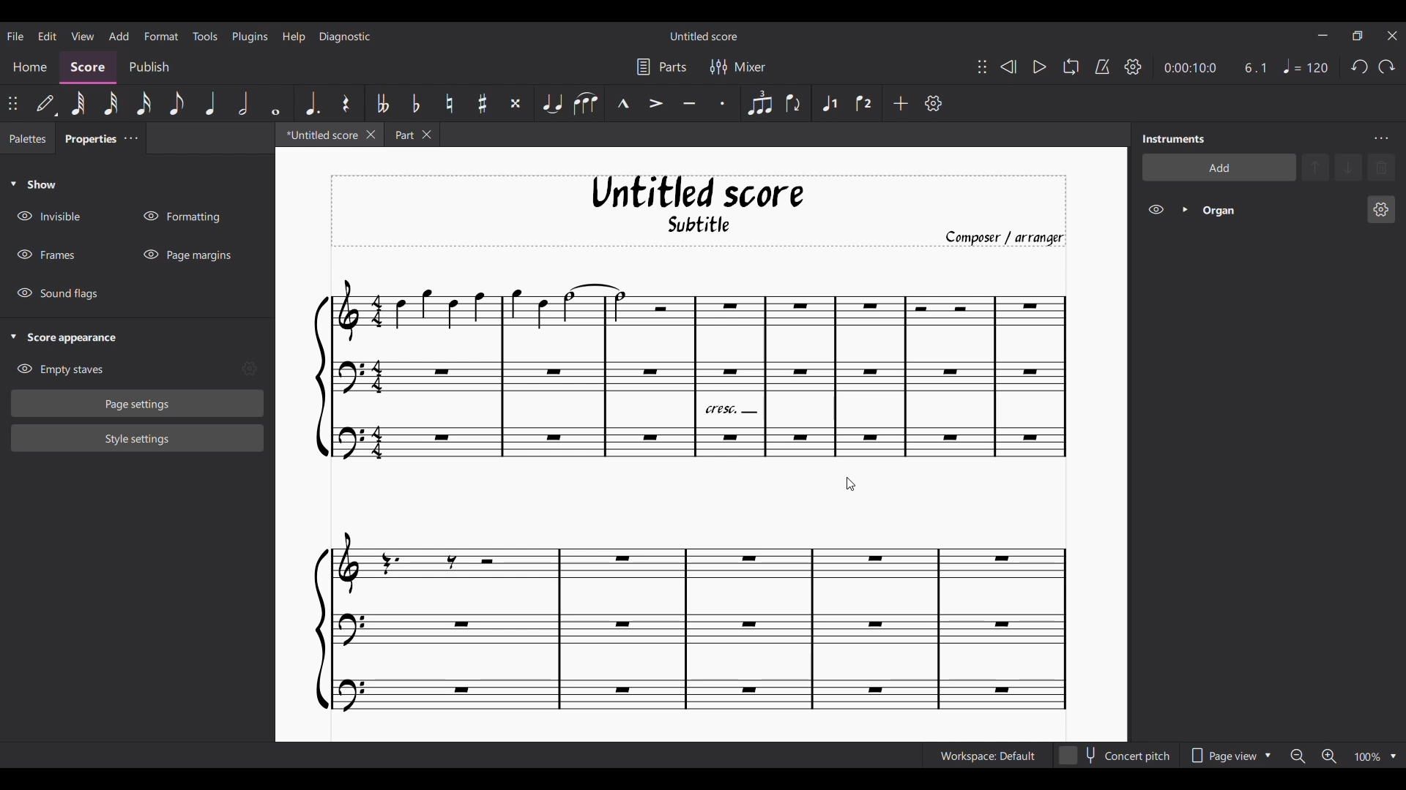 This screenshot has width=1406, height=790. What do you see at coordinates (412, 134) in the screenshot?
I see `Earlier tab` at bounding box center [412, 134].